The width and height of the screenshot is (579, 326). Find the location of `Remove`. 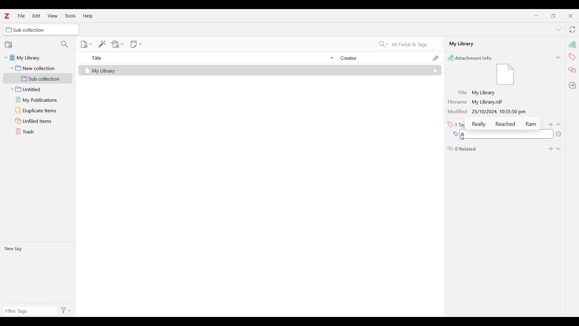

Remove is located at coordinates (558, 134).